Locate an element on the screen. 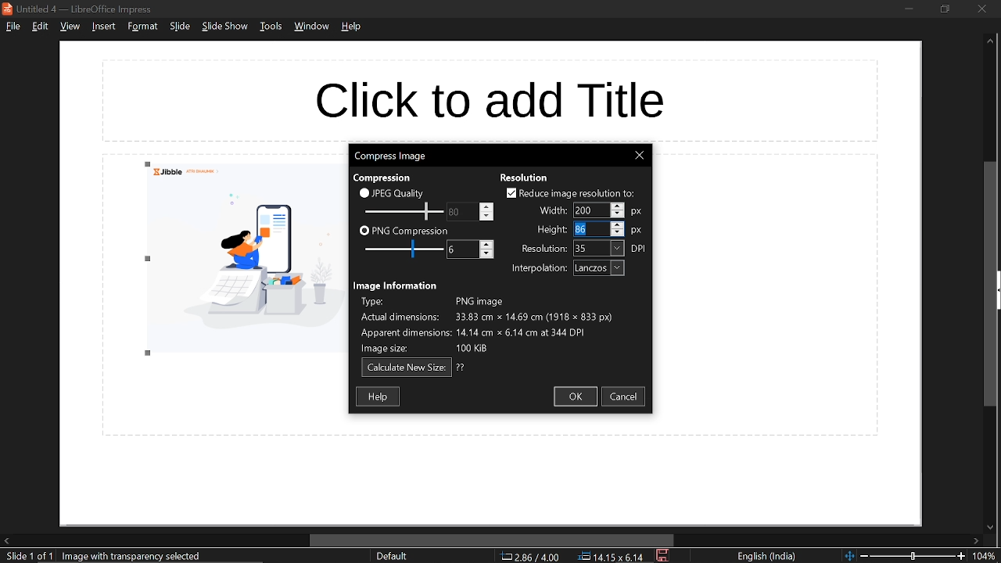 This screenshot has width=1001, height=563. vertical scrollbar is located at coordinates (992, 285).